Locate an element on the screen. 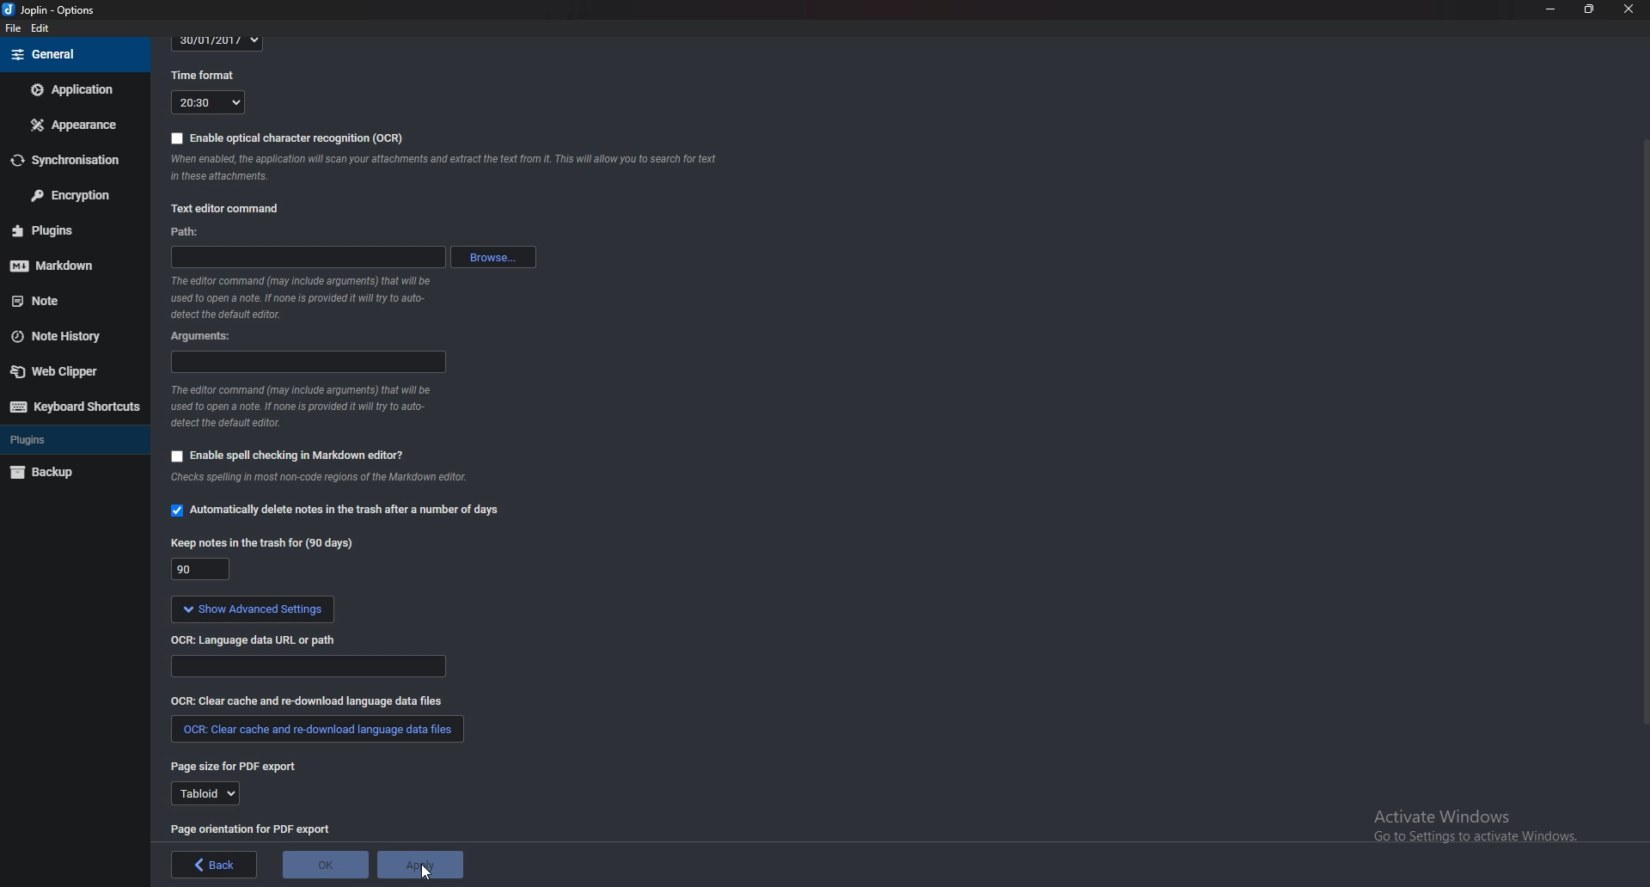 Image resolution: width=1650 pixels, height=887 pixels. Enable O C R is located at coordinates (288, 138).